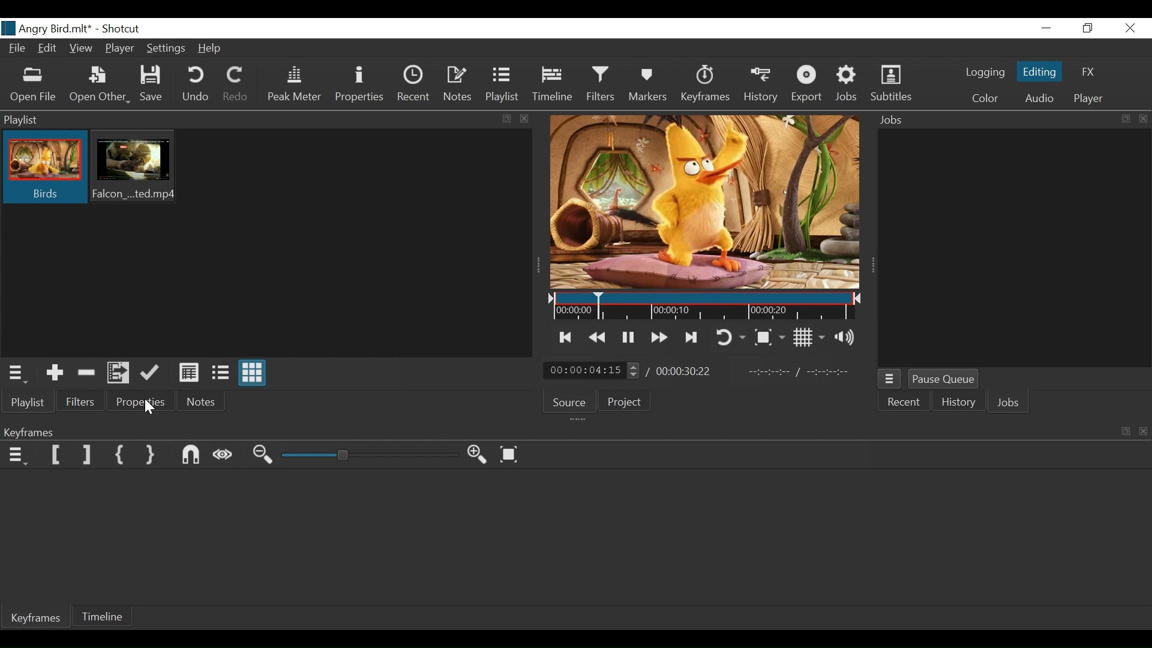 The image size is (1152, 648). I want to click on Add the Source to the playlist, so click(55, 372).